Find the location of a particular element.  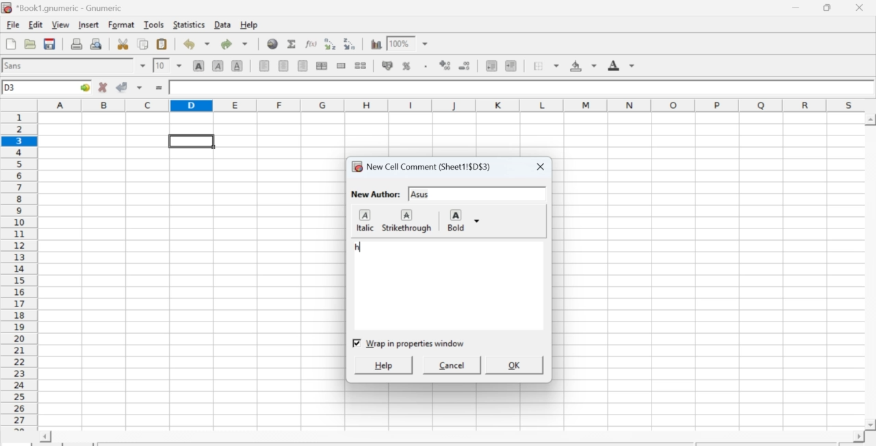

Edit function is located at coordinates (311, 46).